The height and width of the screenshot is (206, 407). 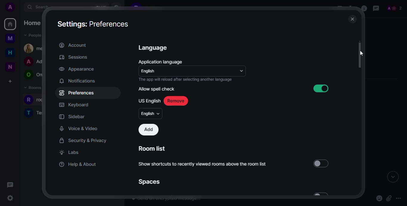 I want to click on security, so click(x=83, y=141).